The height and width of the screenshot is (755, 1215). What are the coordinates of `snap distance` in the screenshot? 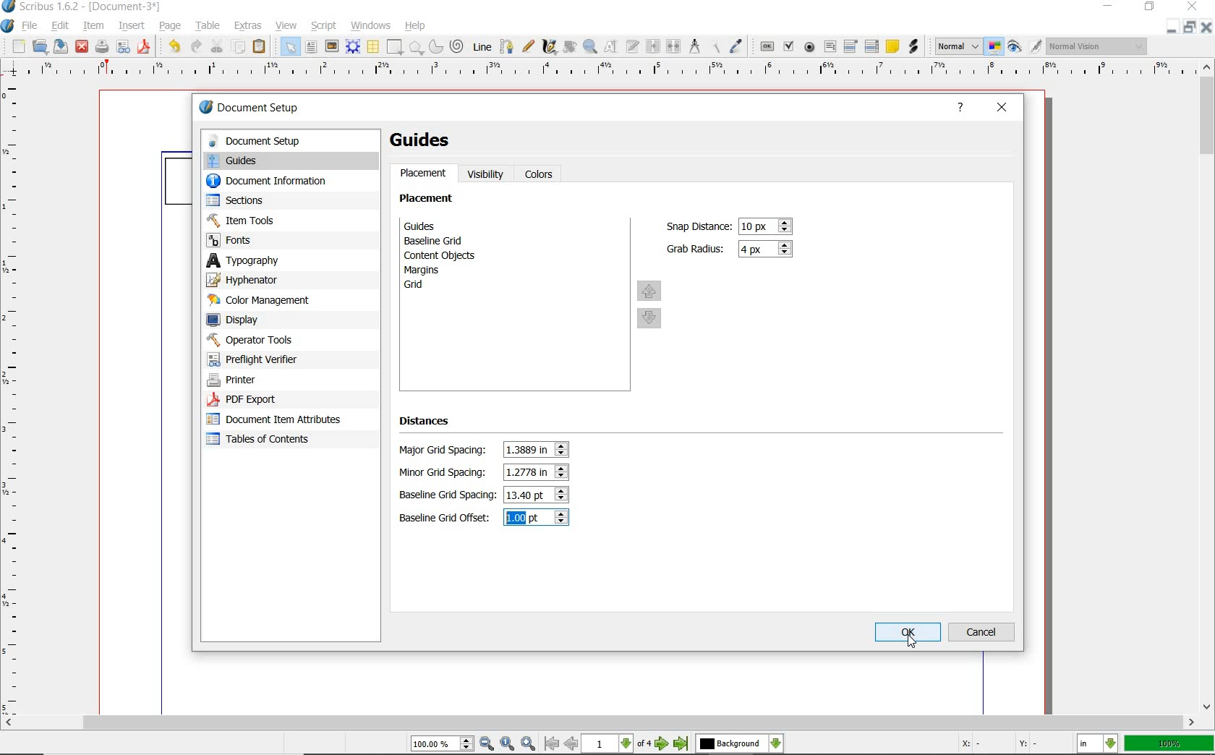 It's located at (767, 226).